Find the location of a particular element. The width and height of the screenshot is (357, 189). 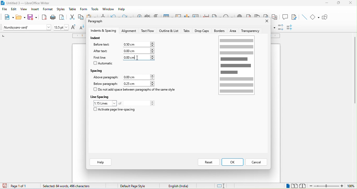

multiple page view is located at coordinates (295, 186).